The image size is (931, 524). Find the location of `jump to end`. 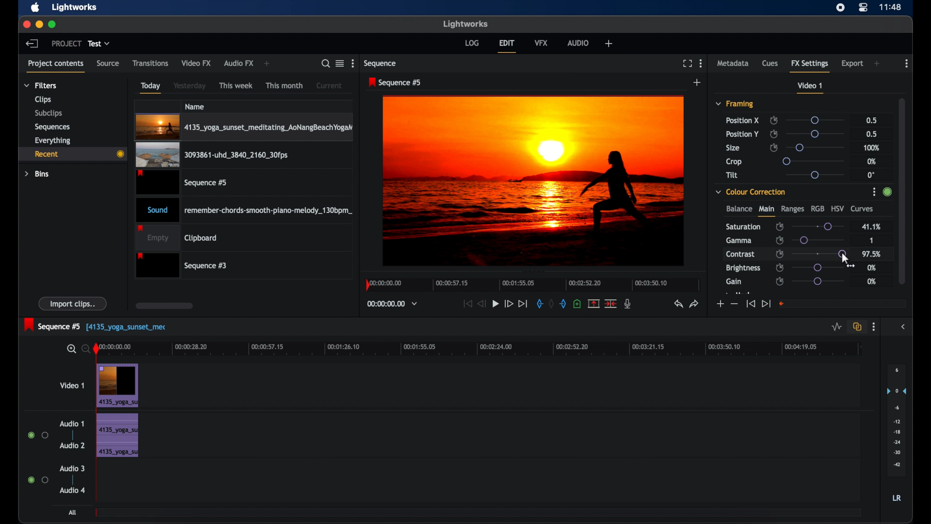

jump to end is located at coordinates (523, 303).